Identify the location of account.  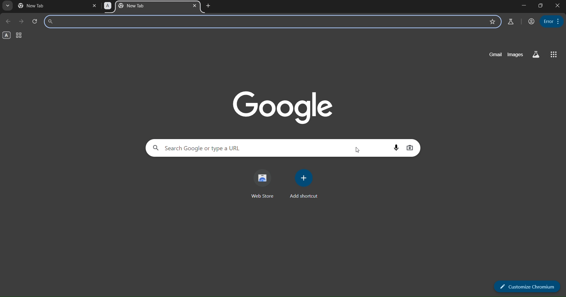
(530, 21).